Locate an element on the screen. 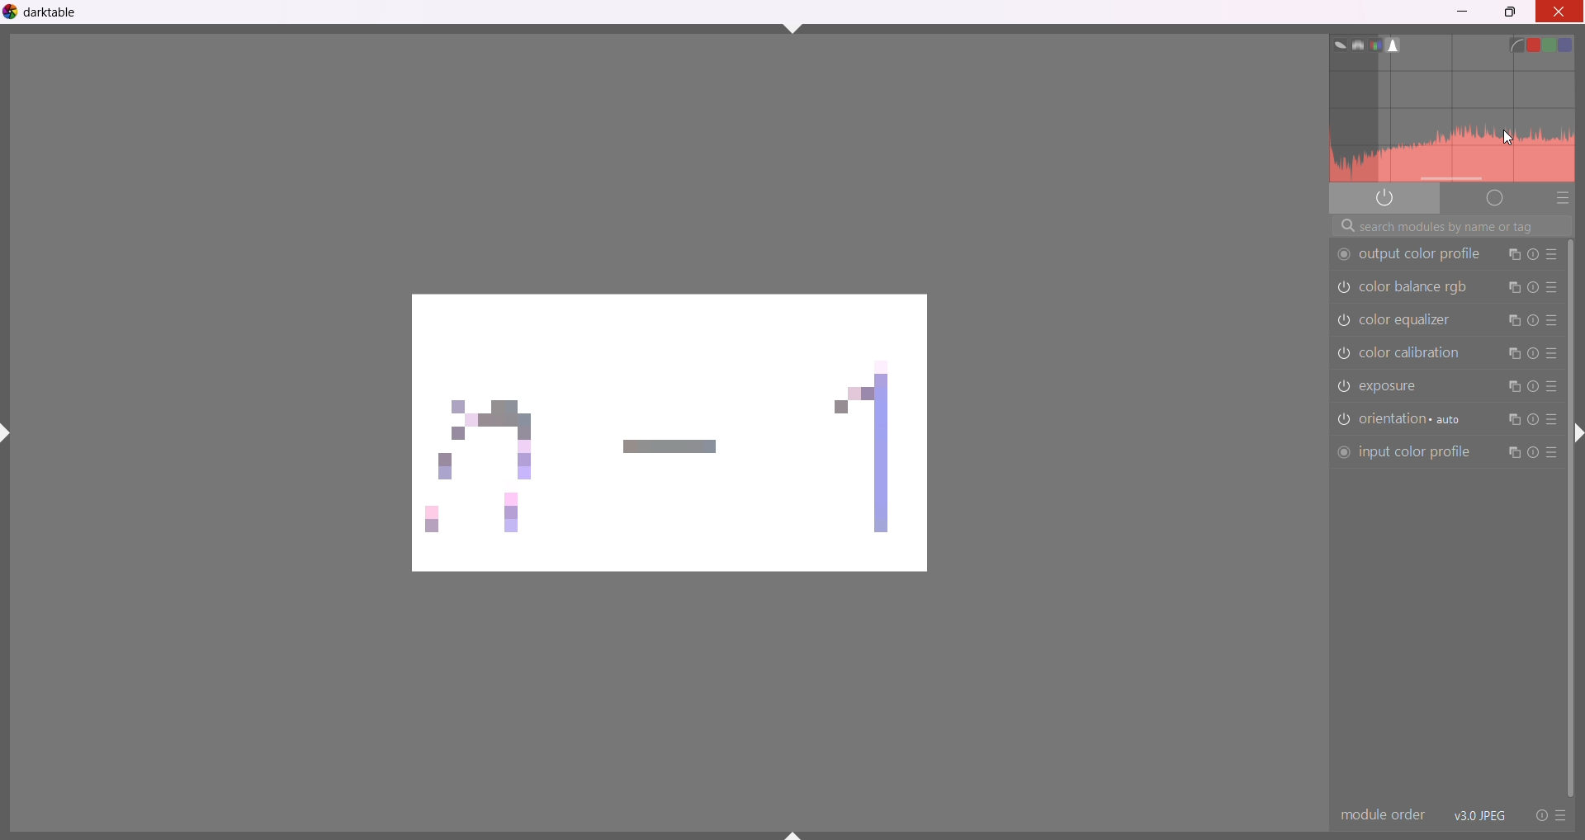  exposure is located at coordinates (1402, 388).